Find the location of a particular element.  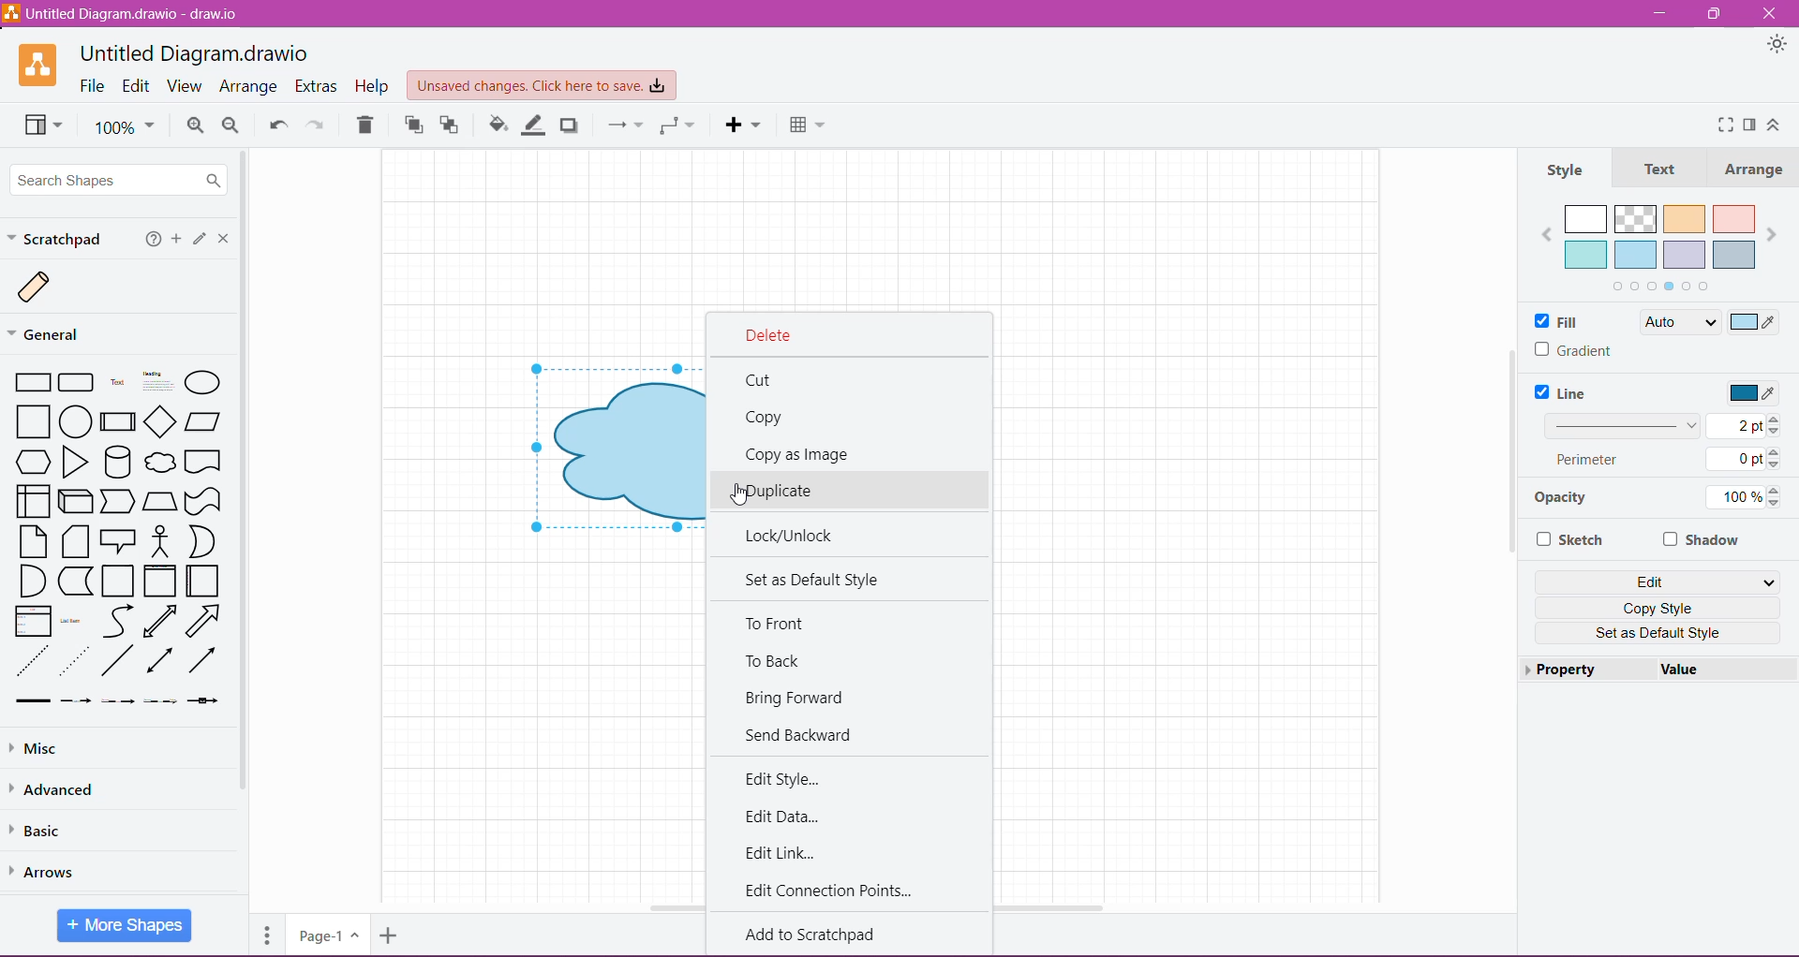

Lock/Unlick is located at coordinates (795, 535).